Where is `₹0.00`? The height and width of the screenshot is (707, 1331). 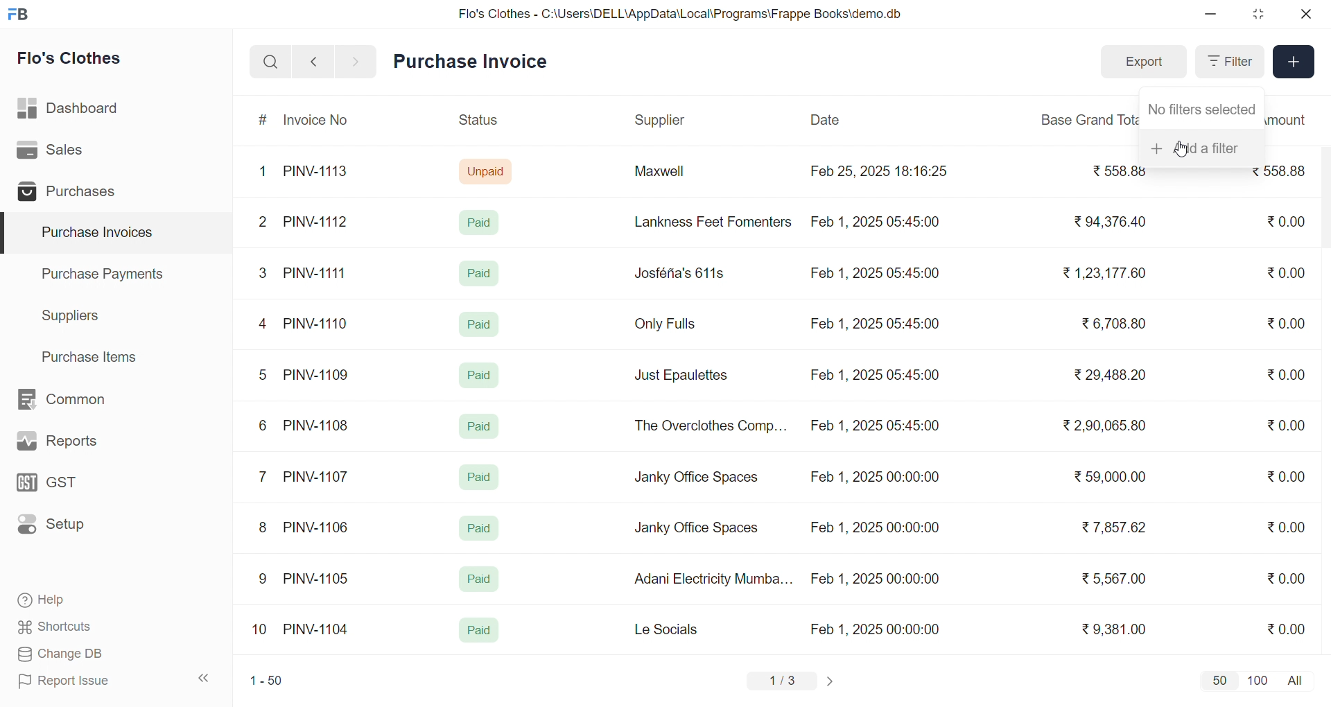 ₹0.00 is located at coordinates (1286, 628).